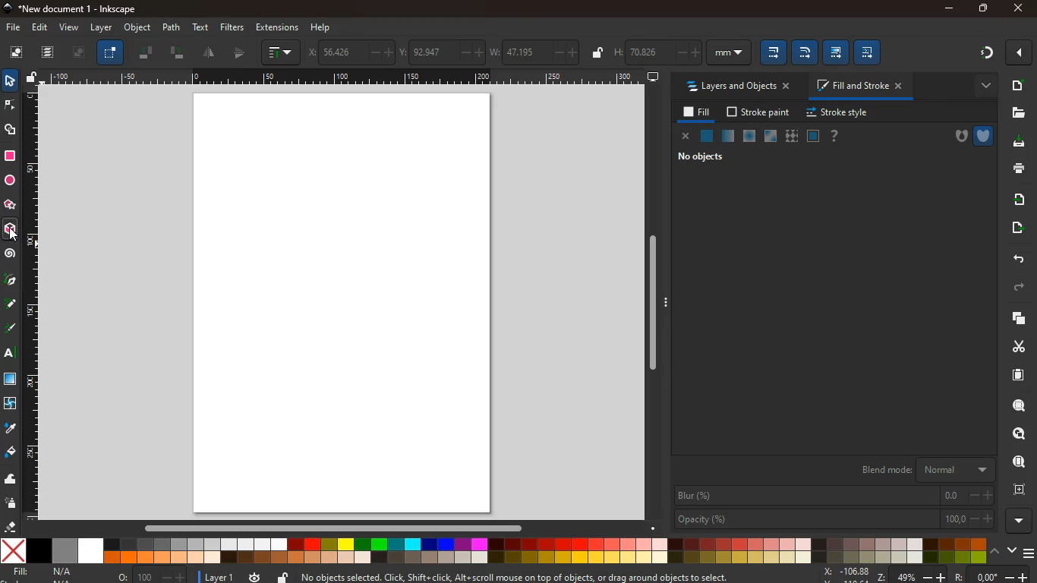 This screenshot has height=583, width=1037. What do you see at coordinates (33, 304) in the screenshot?
I see `Scale` at bounding box center [33, 304].